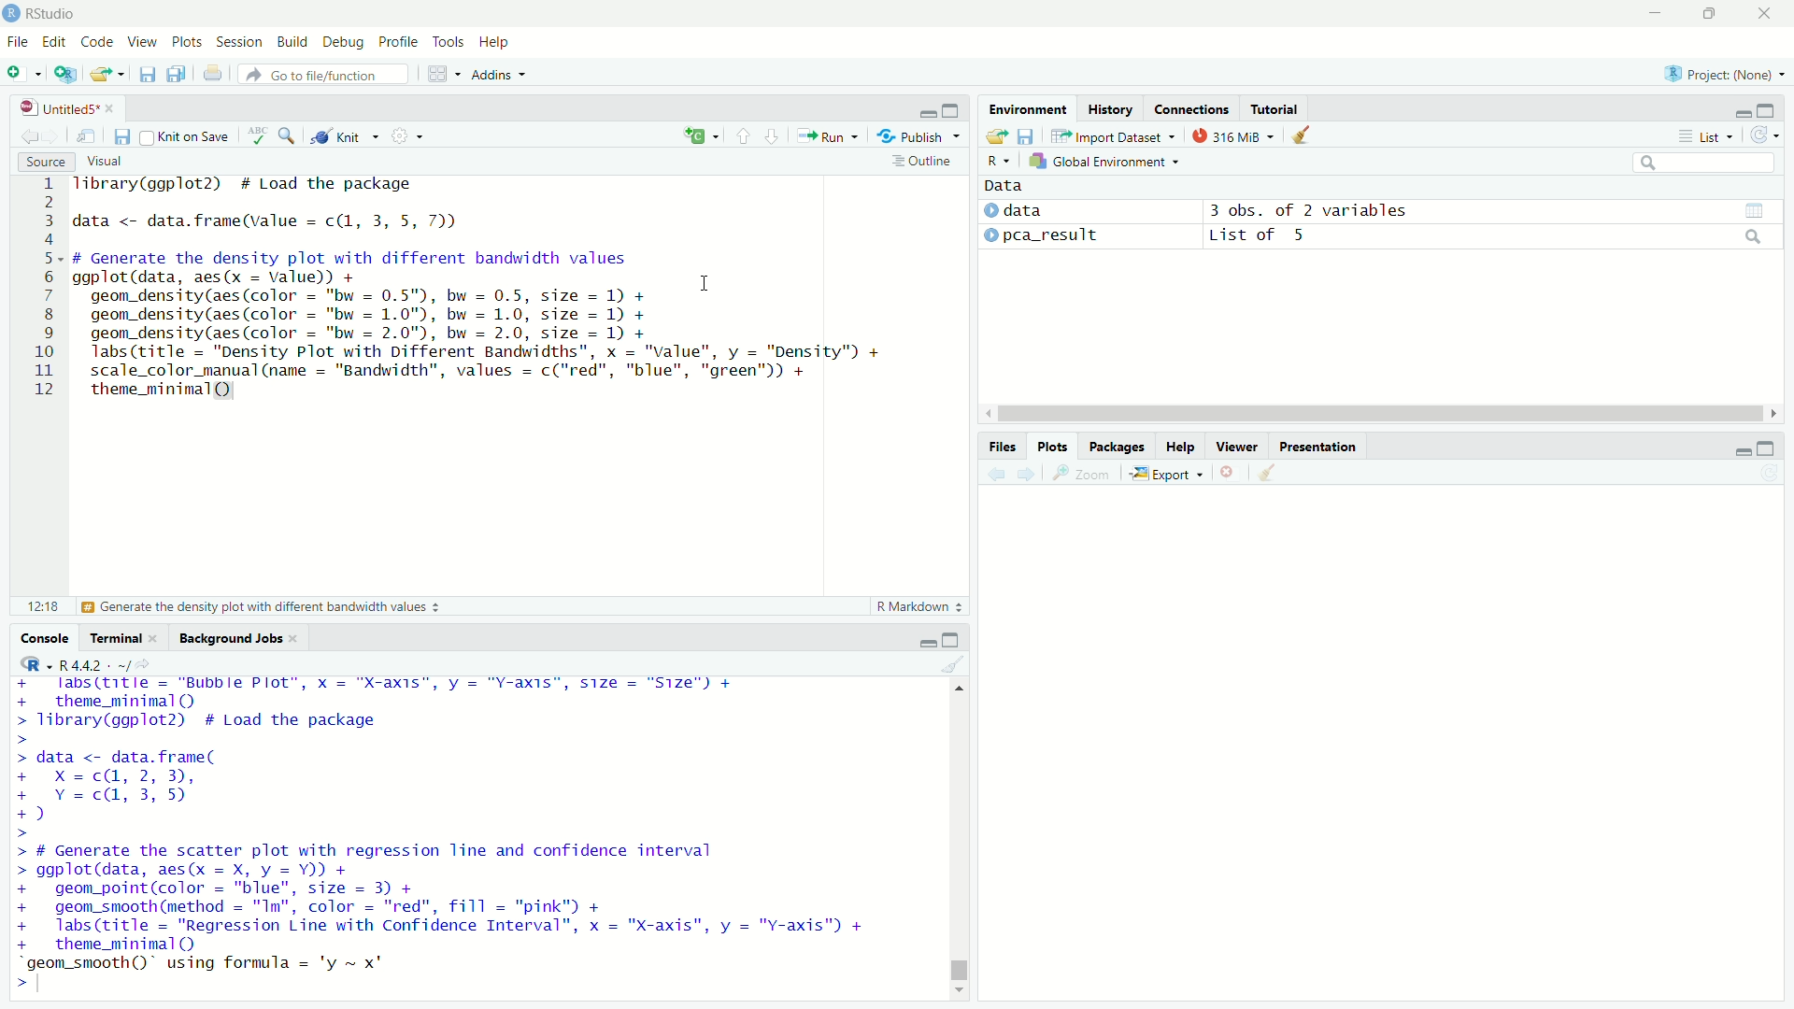 The image size is (1794, 1009). Describe the element at coordinates (954, 664) in the screenshot. I see `Clear console` at that location.